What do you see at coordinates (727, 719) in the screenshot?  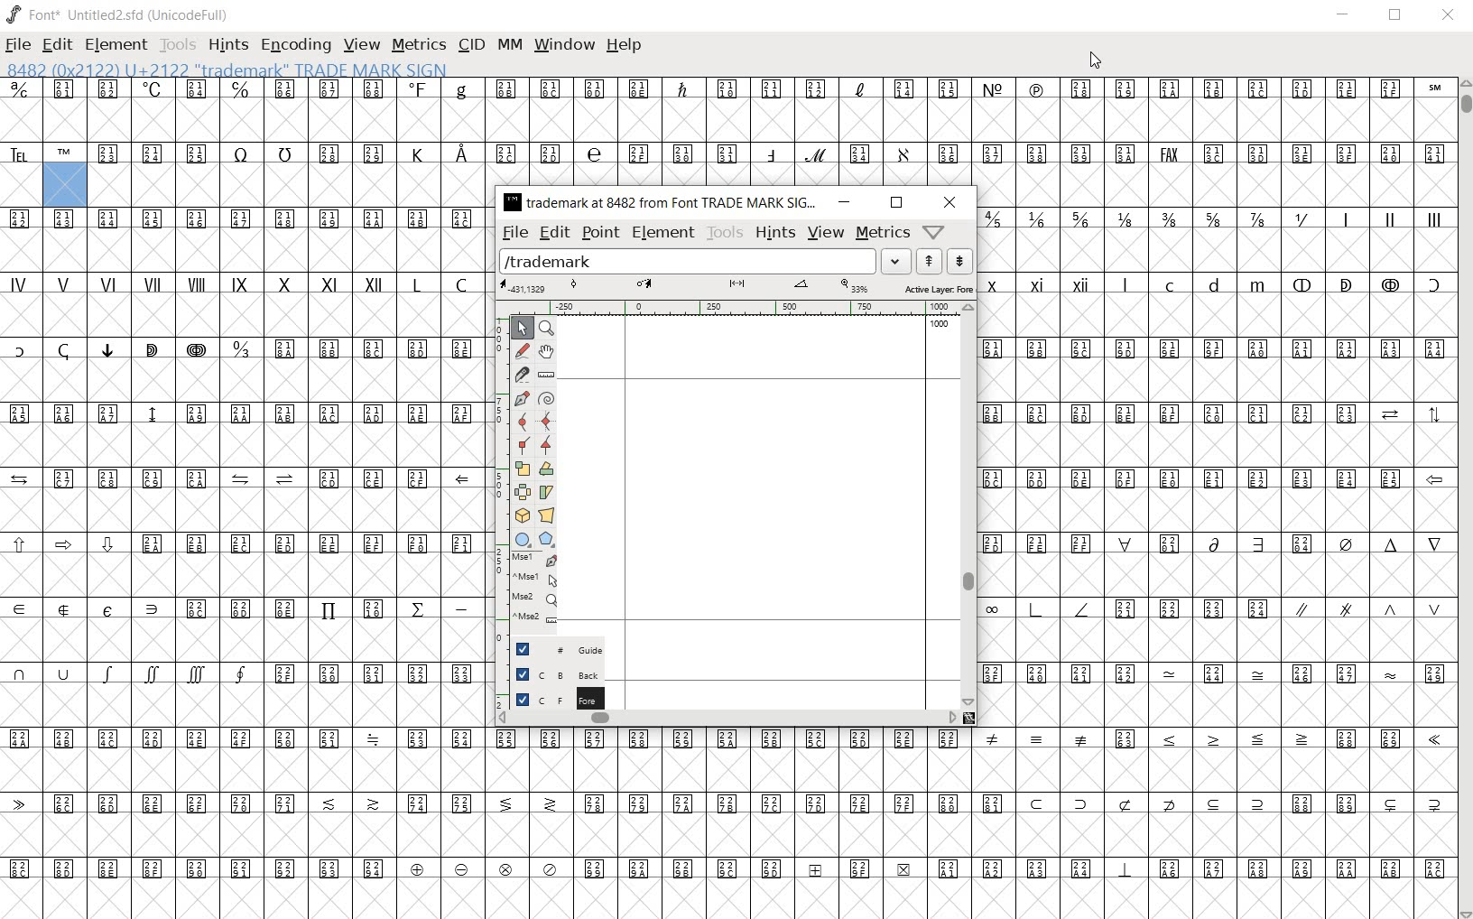 I see `scrollbar` at bounding box center [727, 719].